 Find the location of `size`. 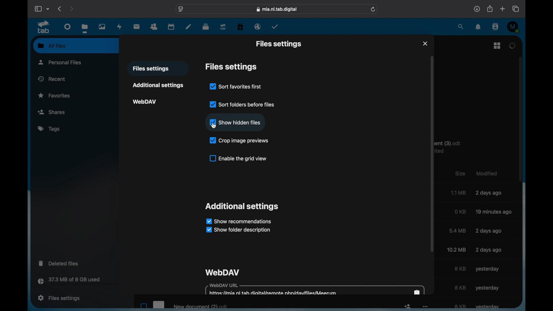

size is located at coordinates (460, 287).